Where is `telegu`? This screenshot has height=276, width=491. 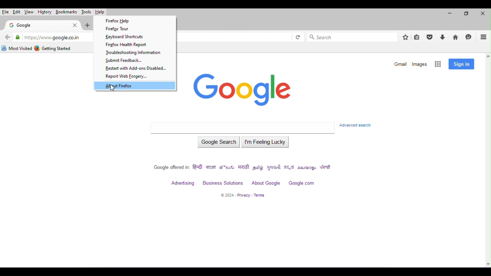
telegu is located at coordinates (228, 168).